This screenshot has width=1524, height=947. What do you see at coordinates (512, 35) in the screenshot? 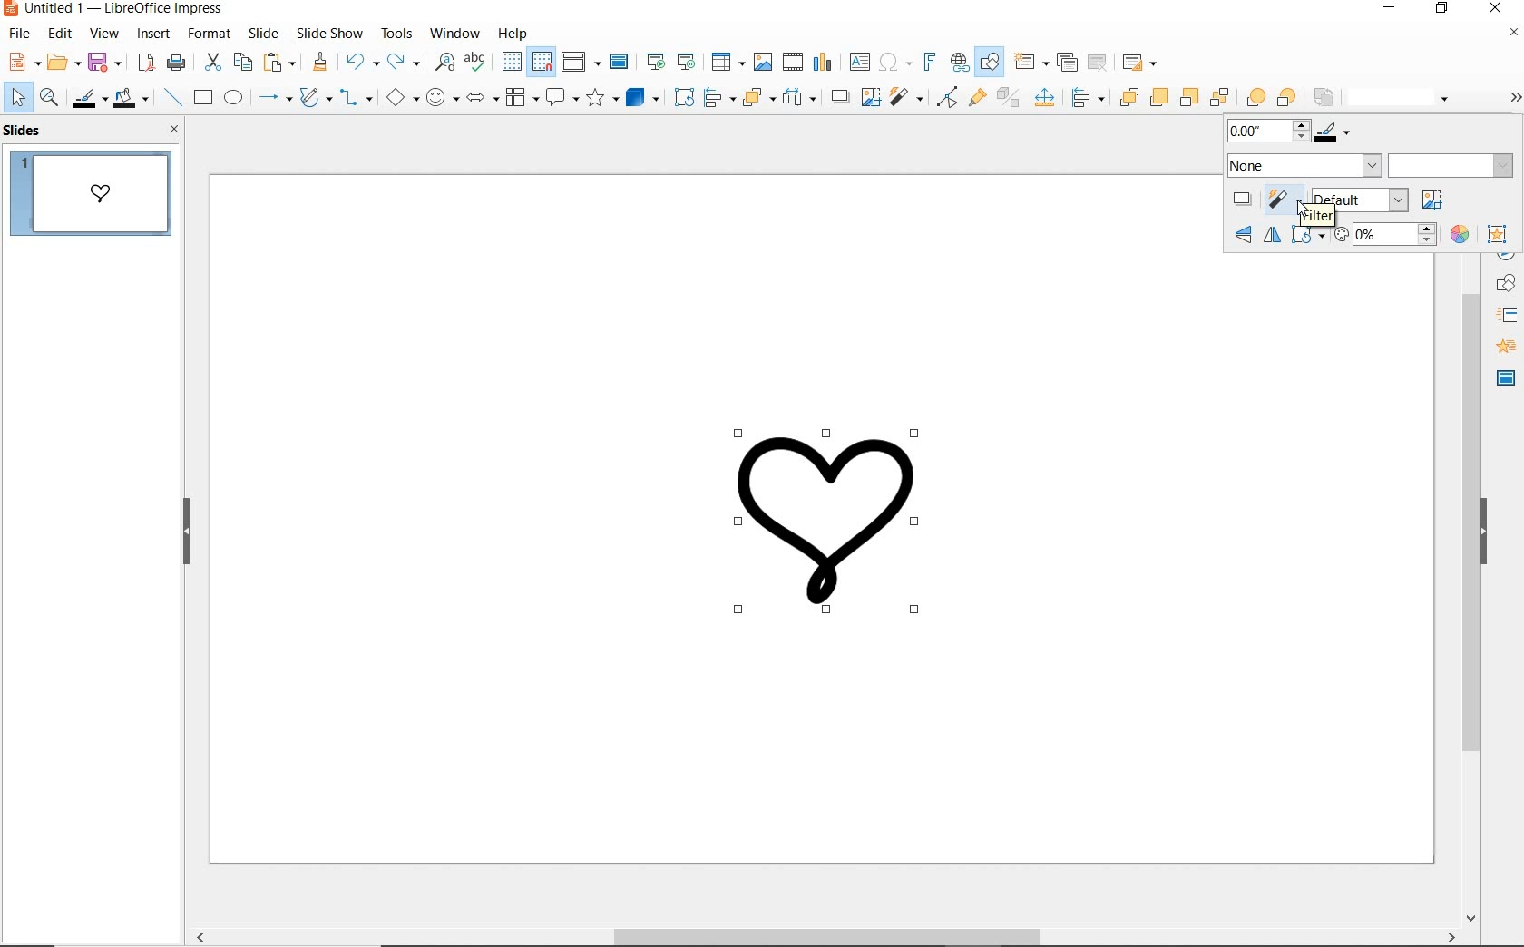
I see `help` at bounding box center [512, 35].